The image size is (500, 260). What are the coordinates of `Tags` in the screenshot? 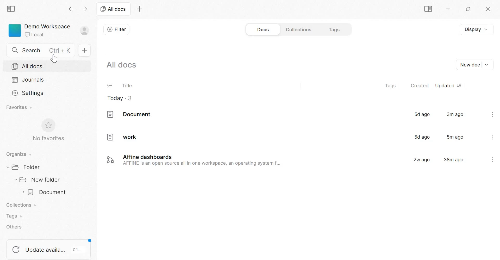 It's located at (14, 216).